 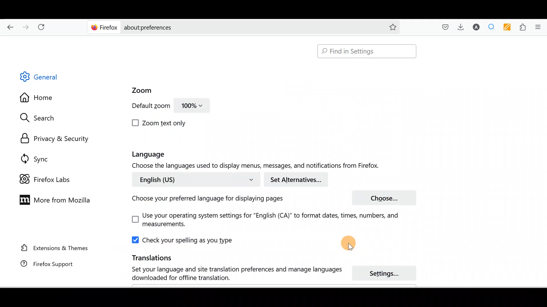 I want to click on about:preferences, so click(x=227, y=27).